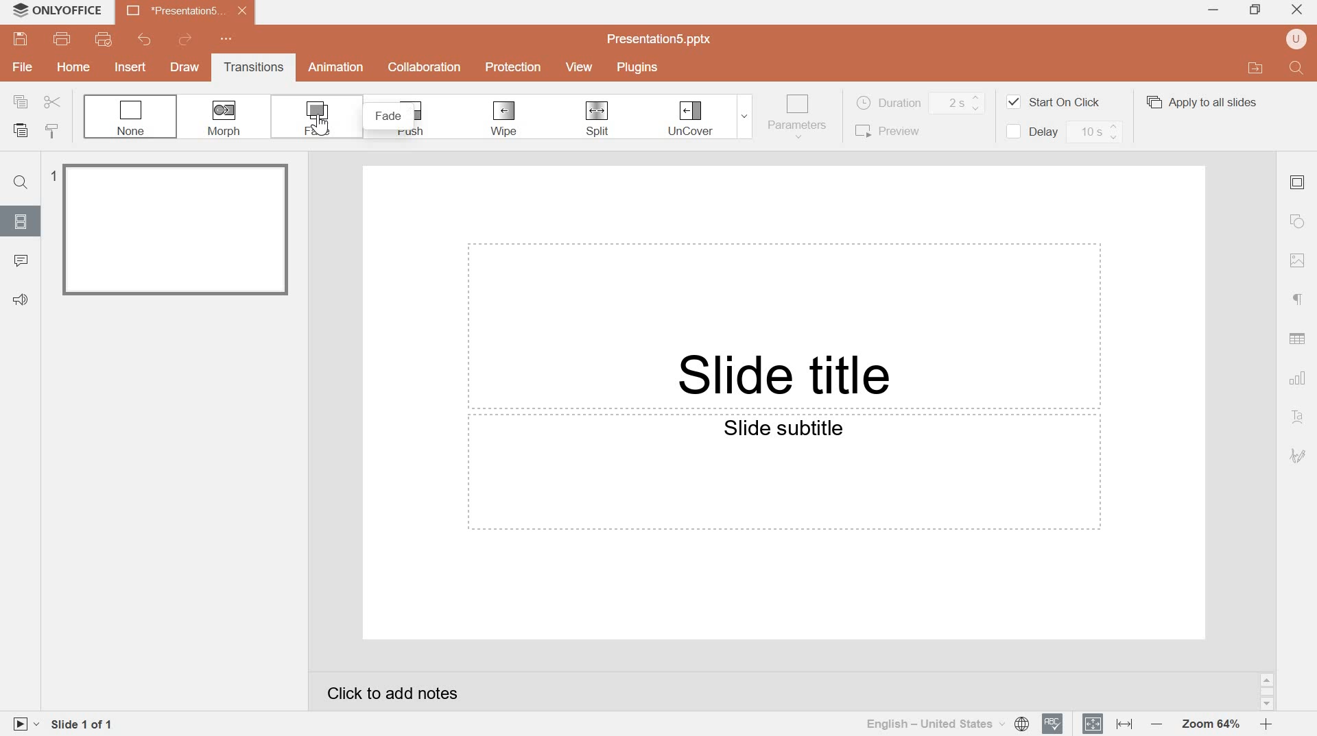 The width and height of the screenshot is (1317, 736). What do you see at coordinates (1053, 724) in the screenshot?
I see `spell checking` at bounding box center [1053, 724].